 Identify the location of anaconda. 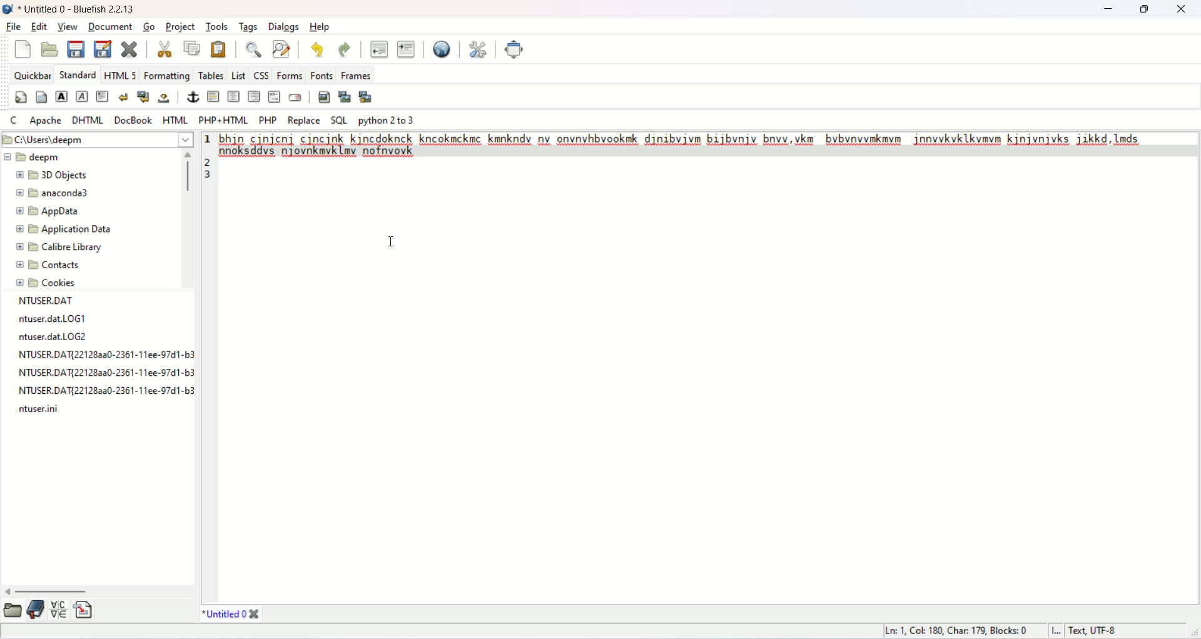
(60, 196).